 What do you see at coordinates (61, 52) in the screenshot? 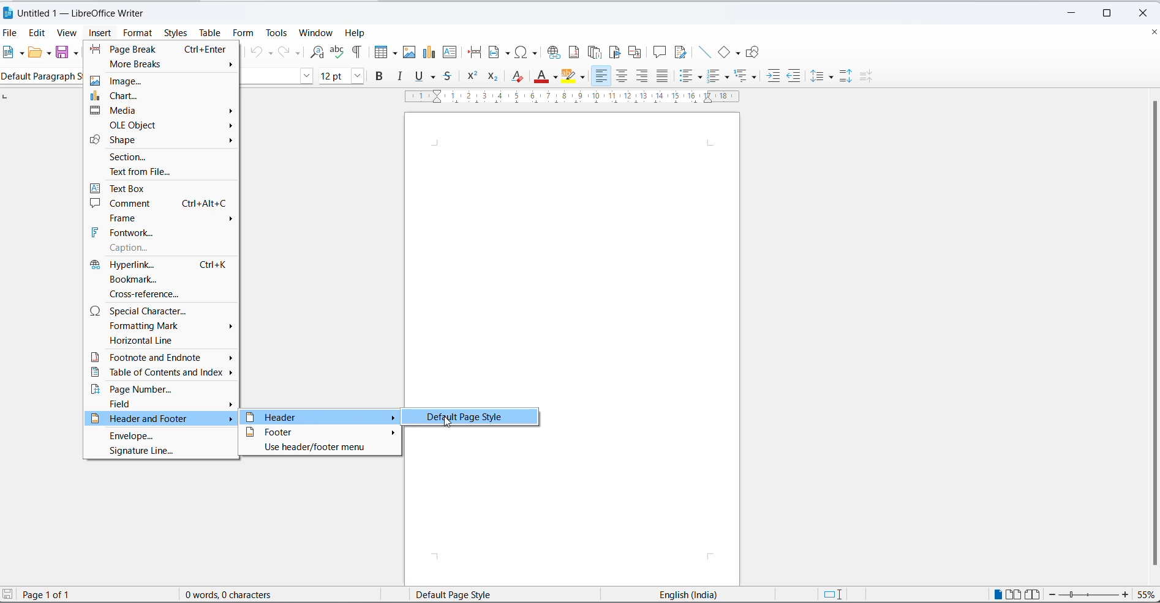
I see `save` at bounding box center [61, 52].